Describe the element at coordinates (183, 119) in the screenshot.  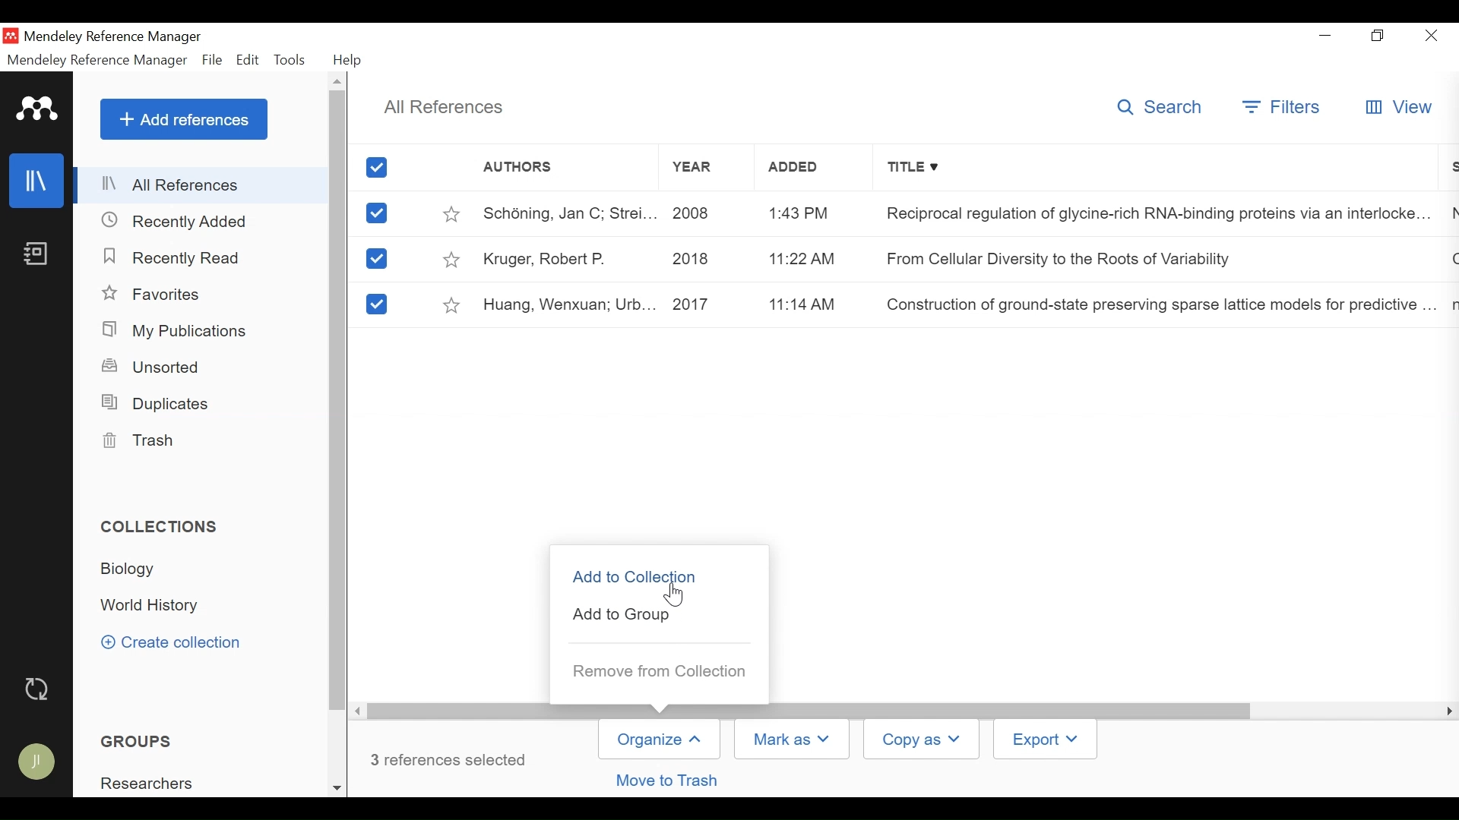
I see `Add Reference` at that location.